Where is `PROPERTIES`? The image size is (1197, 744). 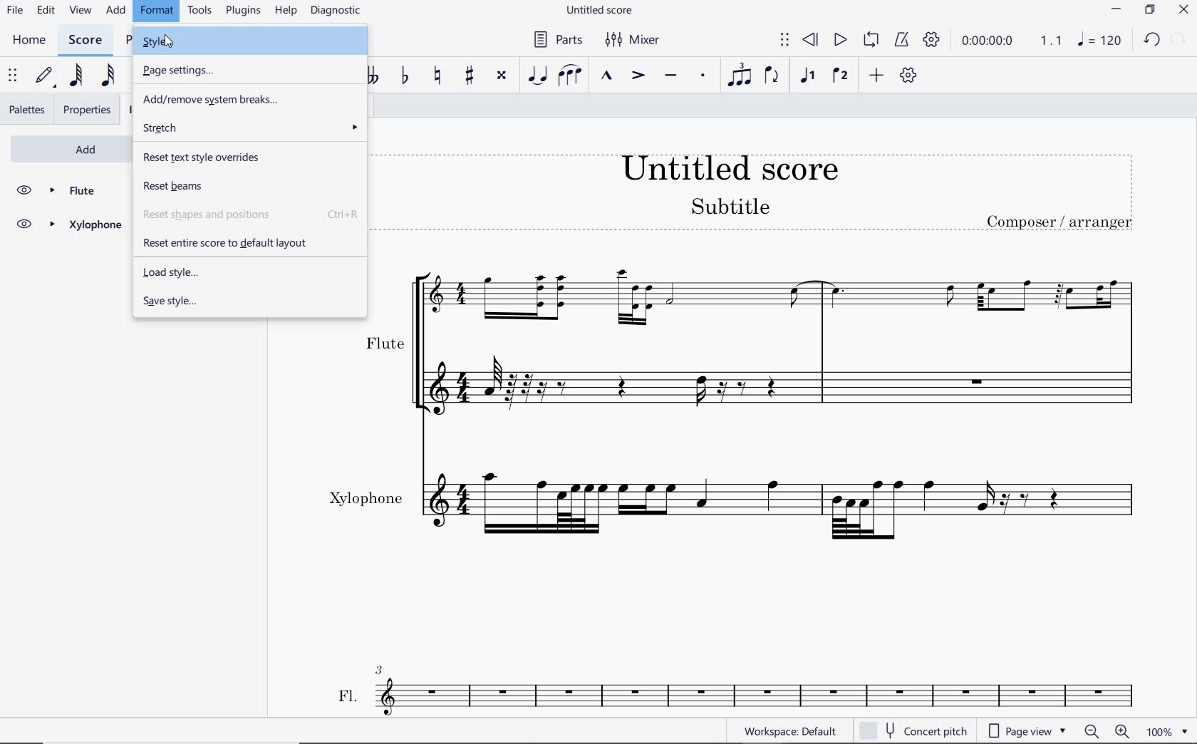 PROPERTIES is located at coordinates (88, 110).